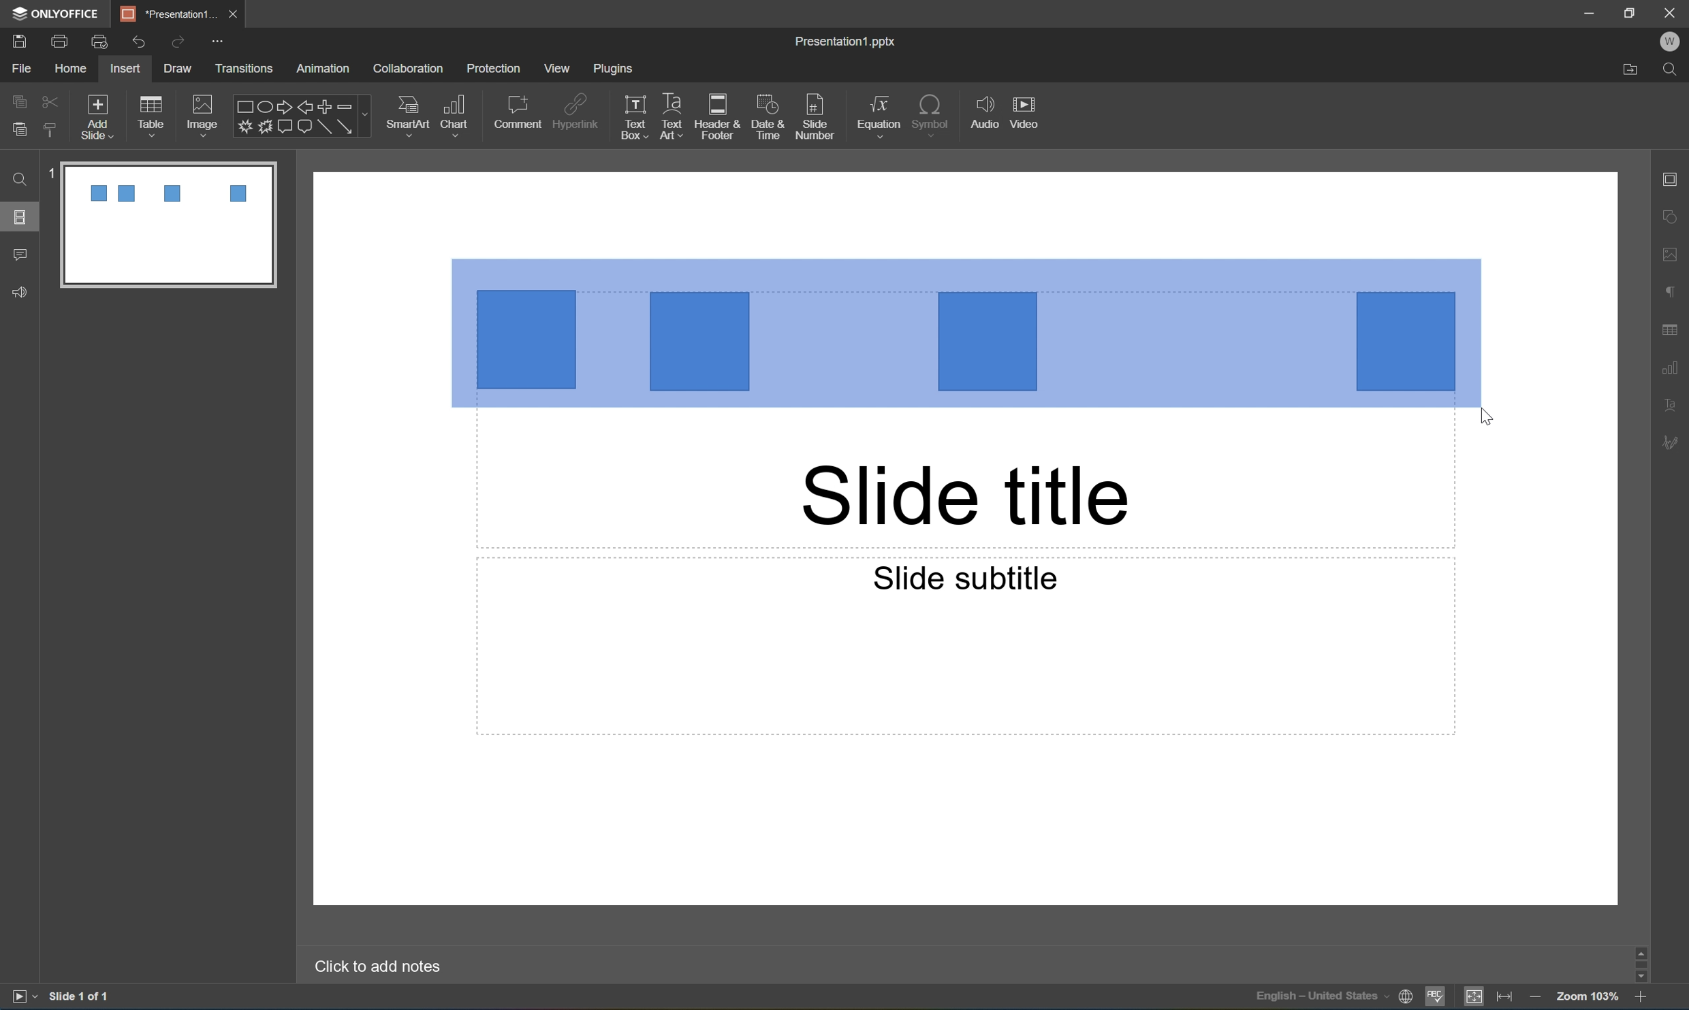  Describe the element at coordinates (631, 118) in the screenshot. I see `text box` at that location.